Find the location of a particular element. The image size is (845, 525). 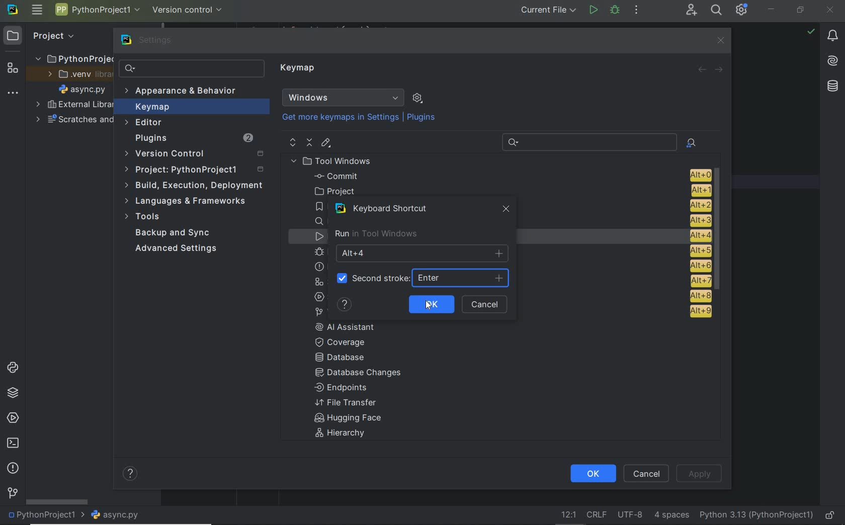

file name is located at coordinates (115, 515).